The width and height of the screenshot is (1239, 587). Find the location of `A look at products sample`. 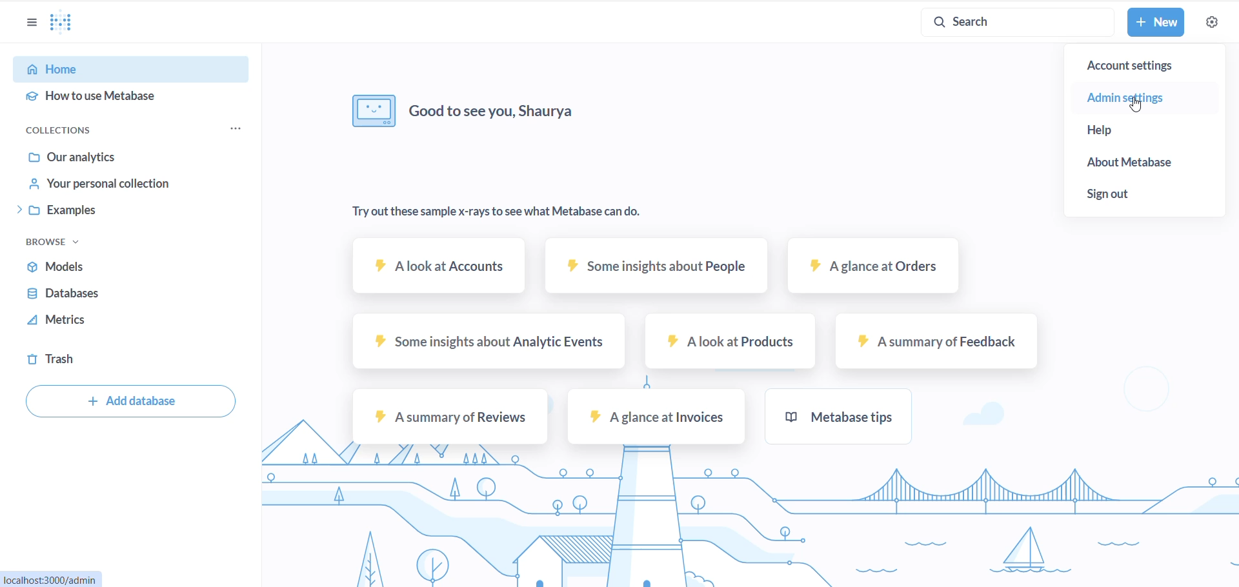

A look at products sample is located at coordinates (727, 343).